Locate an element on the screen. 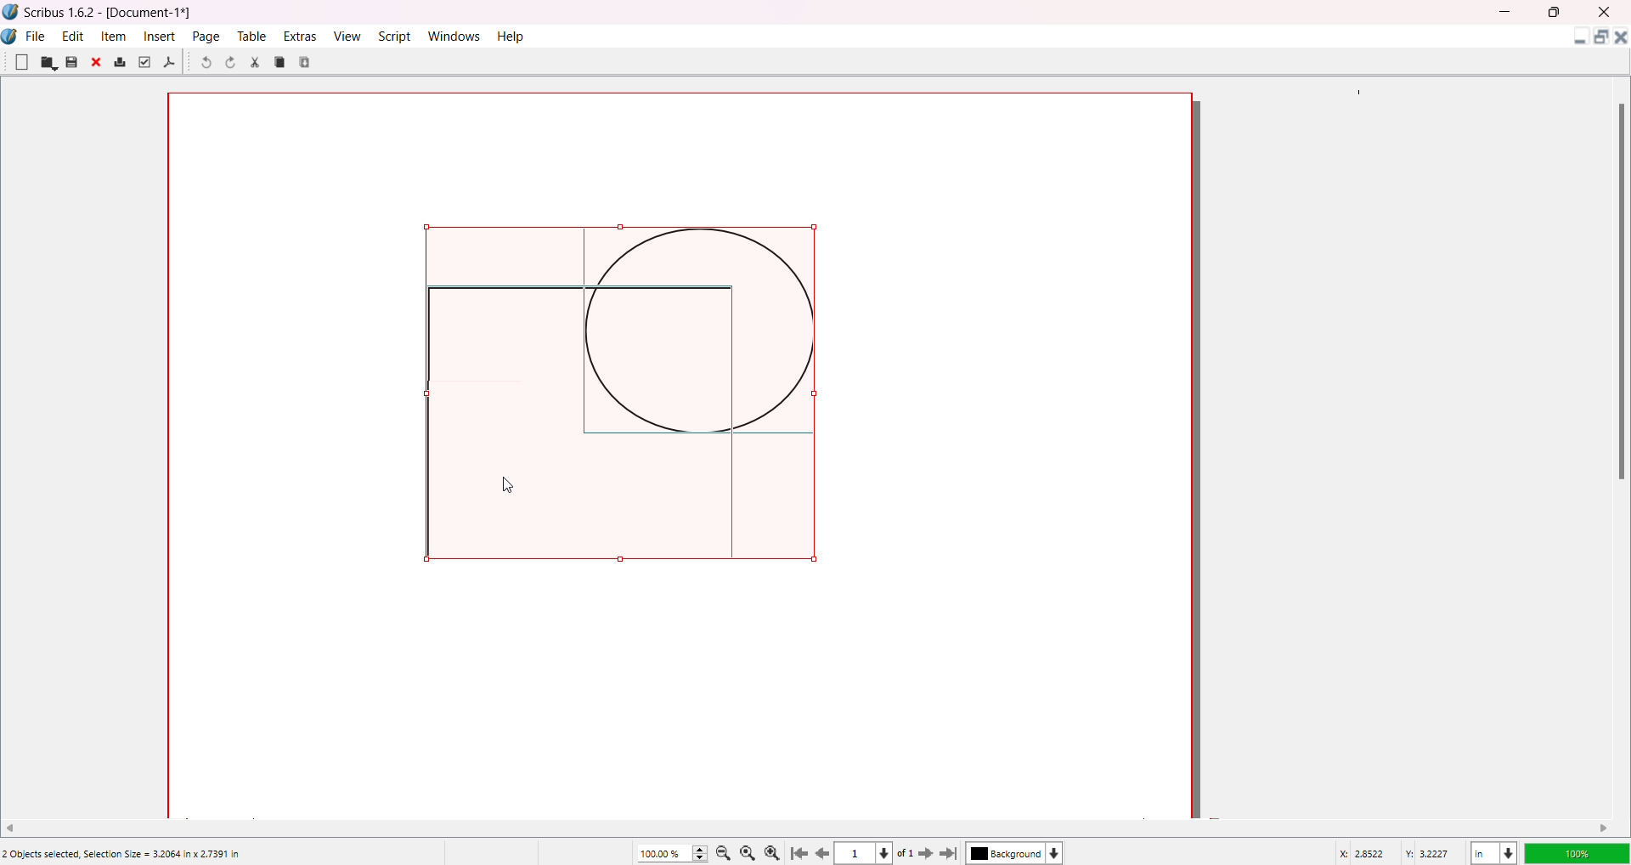 The image size is (1631, 865). Paste is located at coordinates (307, 61).